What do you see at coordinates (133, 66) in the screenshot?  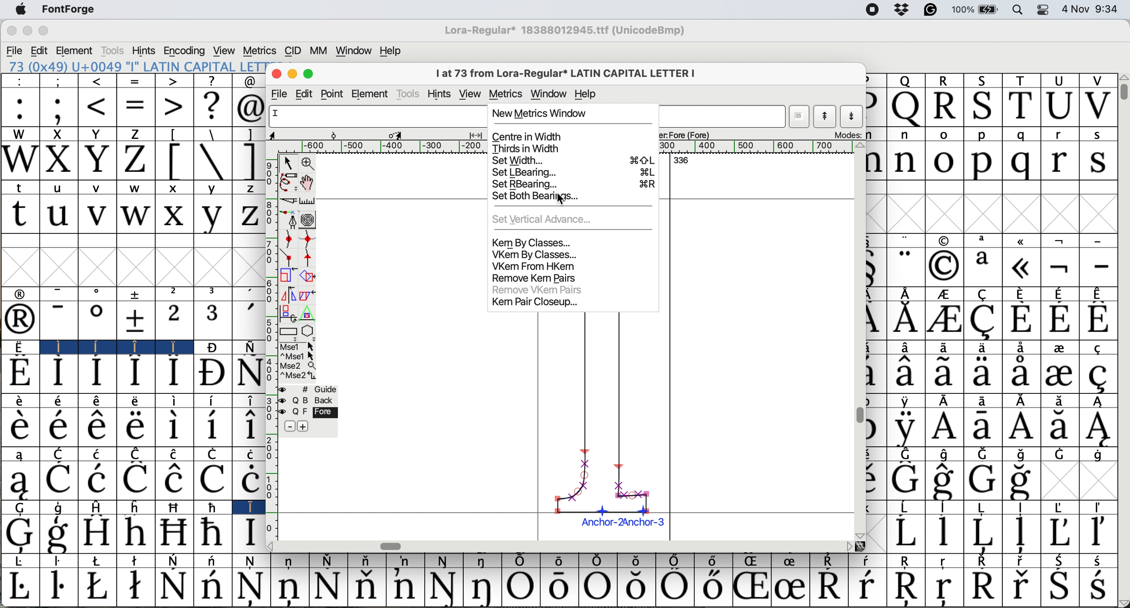 I see `73 (0x49) "I" LATIN CAPITAL LETTER` at bounding box center [133, 66].